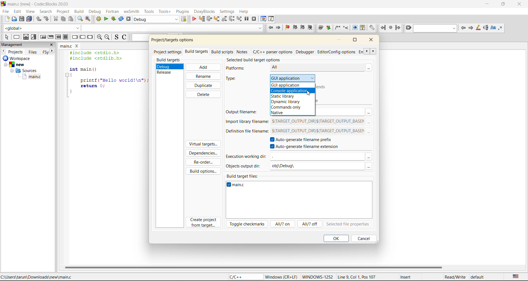 The image size is (528, 281). I want to click on Open DoxyBlocks' preferences, so click(371, 28).